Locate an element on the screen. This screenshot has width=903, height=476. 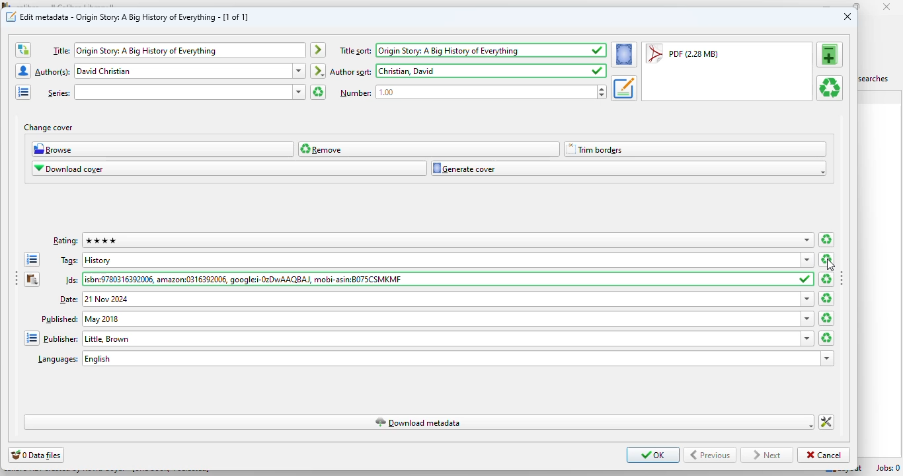
clear date is located at coordinates (827, 319).